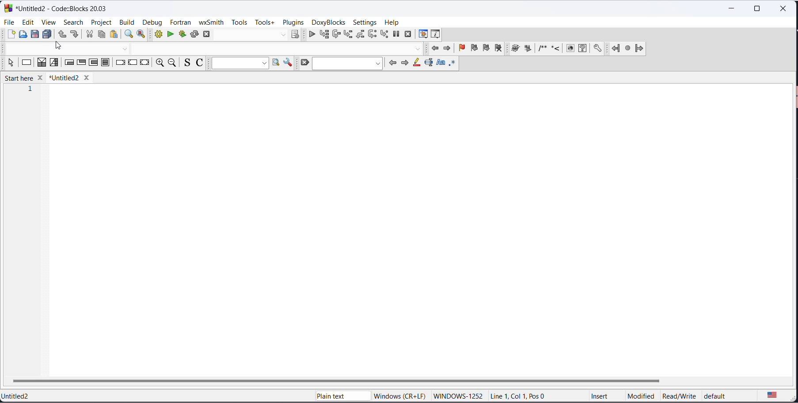  What do you see at coordinates (169, 35) in the screenshot?
I see `run` at bounding box center [169, 35].